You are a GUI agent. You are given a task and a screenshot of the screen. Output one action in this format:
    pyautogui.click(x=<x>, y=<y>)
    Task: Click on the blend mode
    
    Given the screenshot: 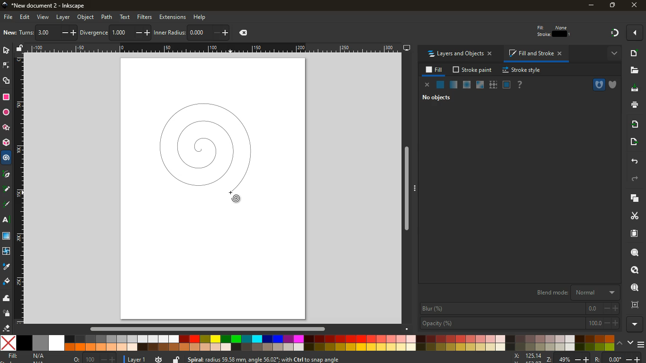 What is the action you would take?
    pyautogui.click(x=573, y=293)
    